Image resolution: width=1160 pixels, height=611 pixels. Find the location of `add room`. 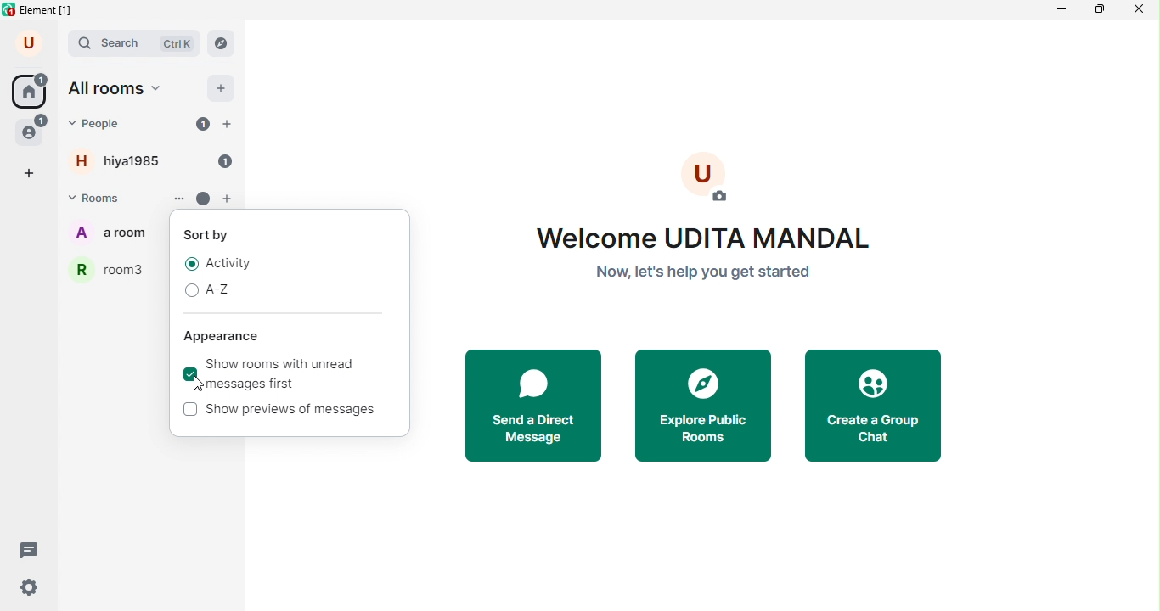

add room is located at coordinates (229, 200).